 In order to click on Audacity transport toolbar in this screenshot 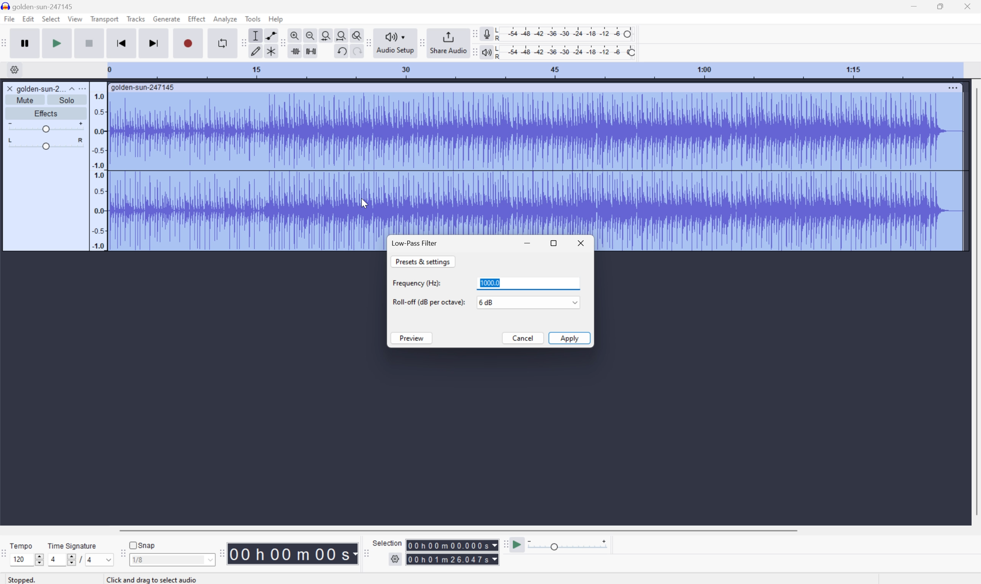, I will do `click(6, 42)`.